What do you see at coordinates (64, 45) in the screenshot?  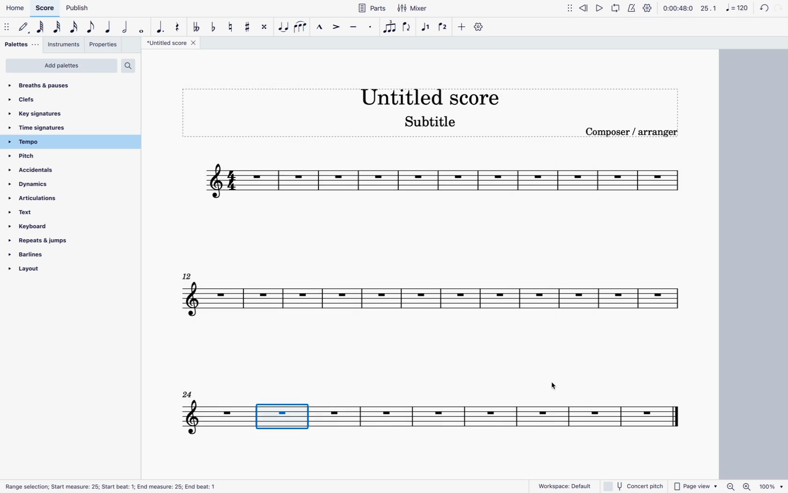 I see `instruments` at bounding box center [64, 45].